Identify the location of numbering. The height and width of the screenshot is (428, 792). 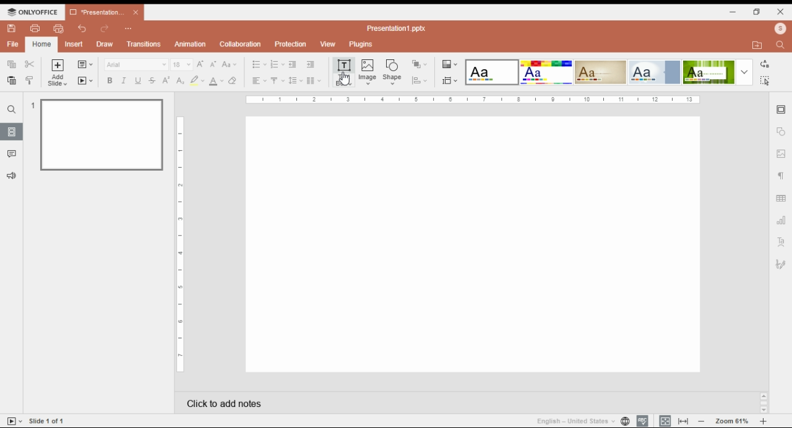
(277, 64).